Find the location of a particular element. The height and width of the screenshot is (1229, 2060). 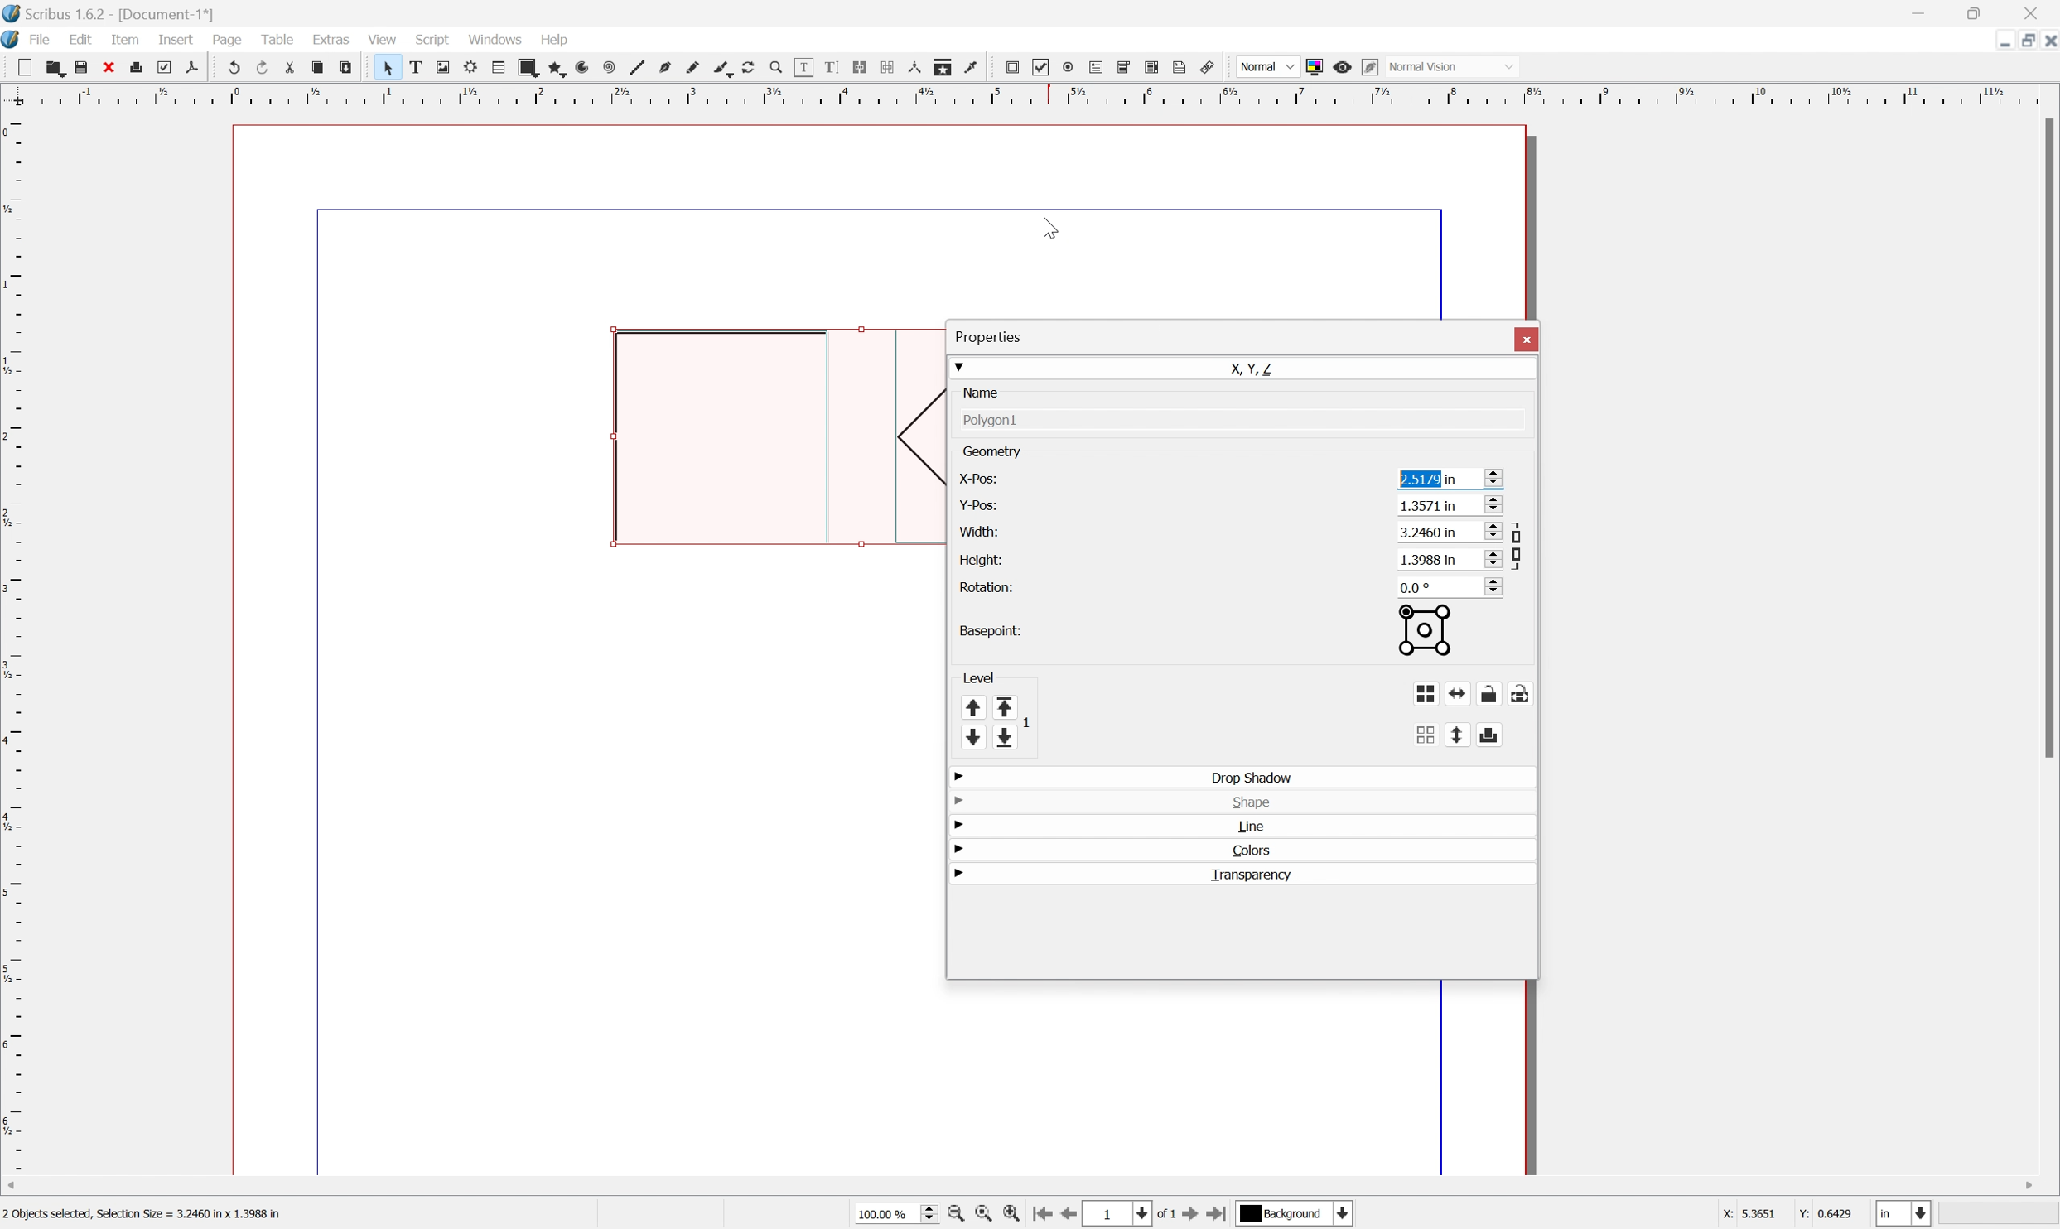

2.5179 in is located at coordinates (1450, 478).